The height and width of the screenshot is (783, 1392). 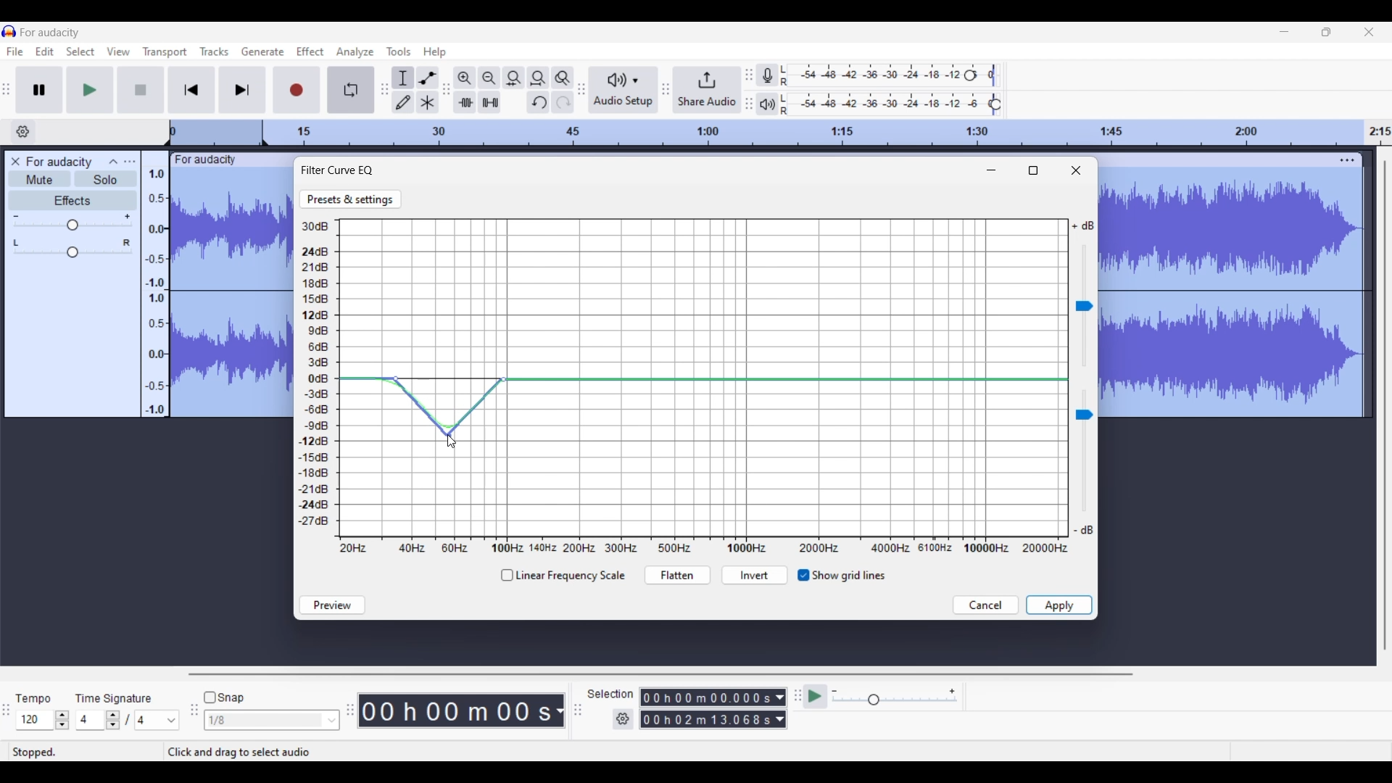 I want to click on Envelop tool, so click(x=428, y=78).